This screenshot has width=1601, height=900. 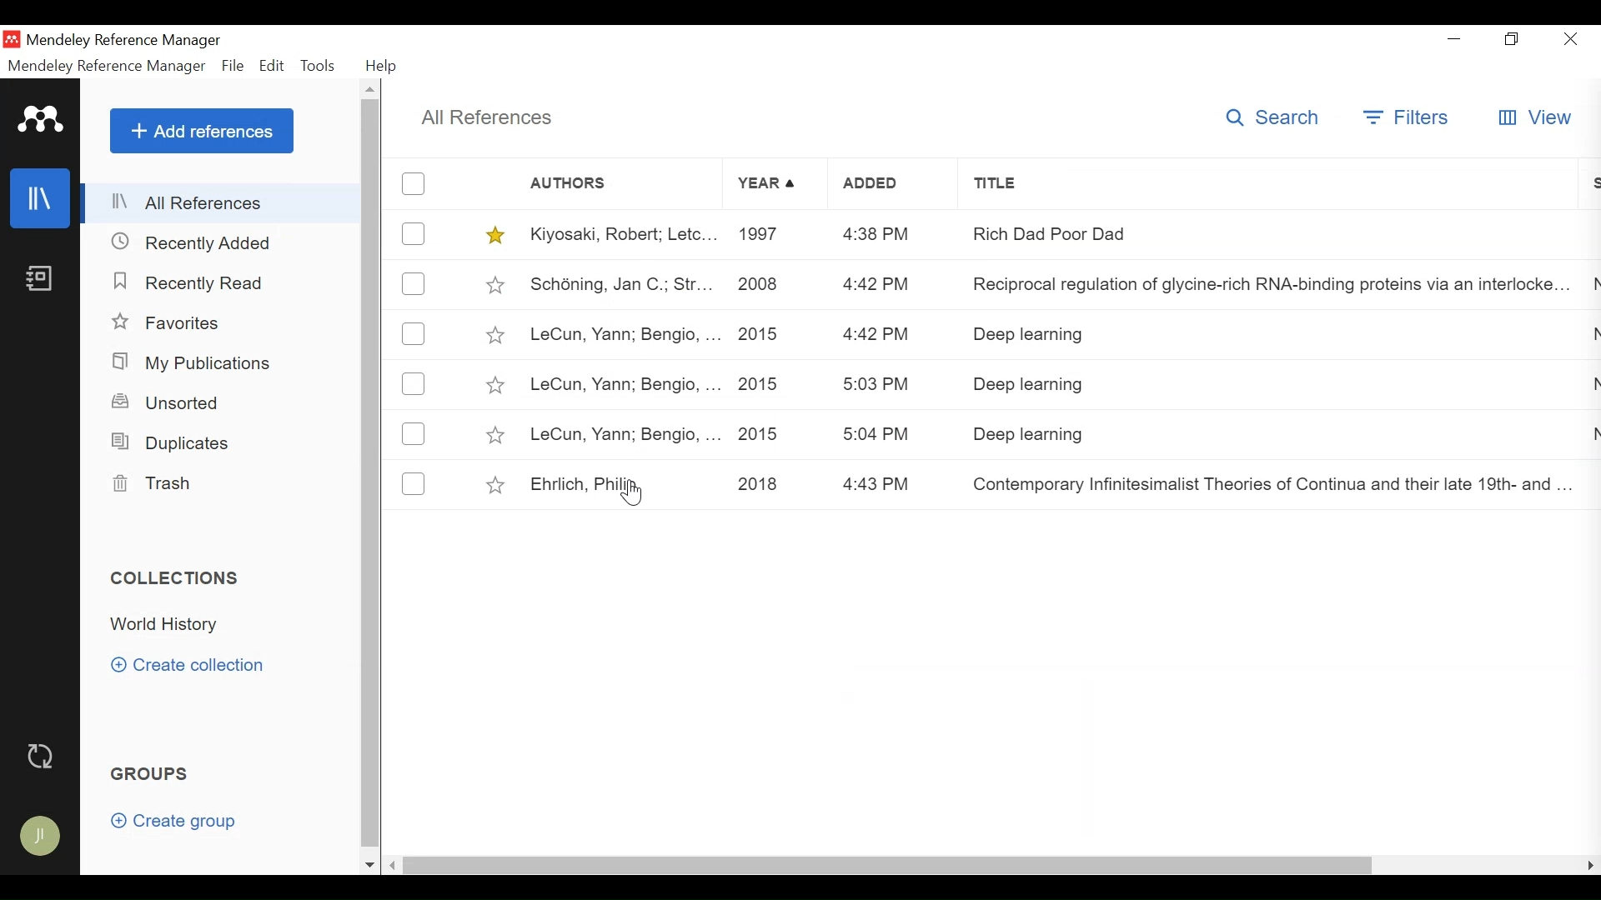 I want to click on LeCun, Yann; Bengio, ..., so click(x=624, y=336).